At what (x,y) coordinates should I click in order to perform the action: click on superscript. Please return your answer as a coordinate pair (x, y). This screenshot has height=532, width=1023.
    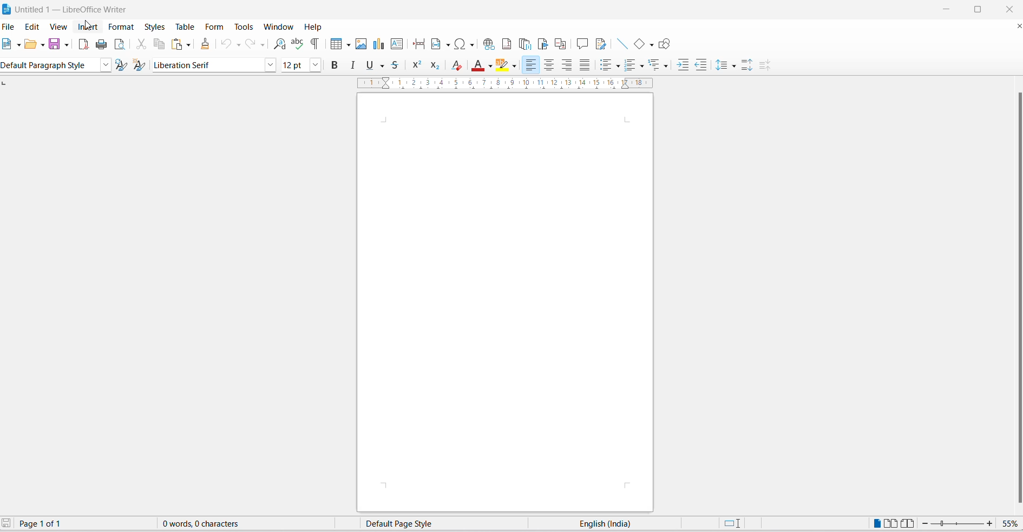
    Looking at the image, I should click on (417, 65).